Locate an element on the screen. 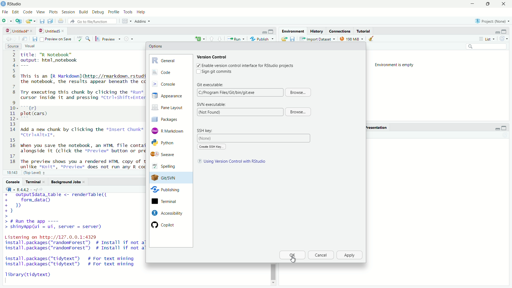 This screenshot has height=288, width=512. Debug is located at coordinates (98, 13).